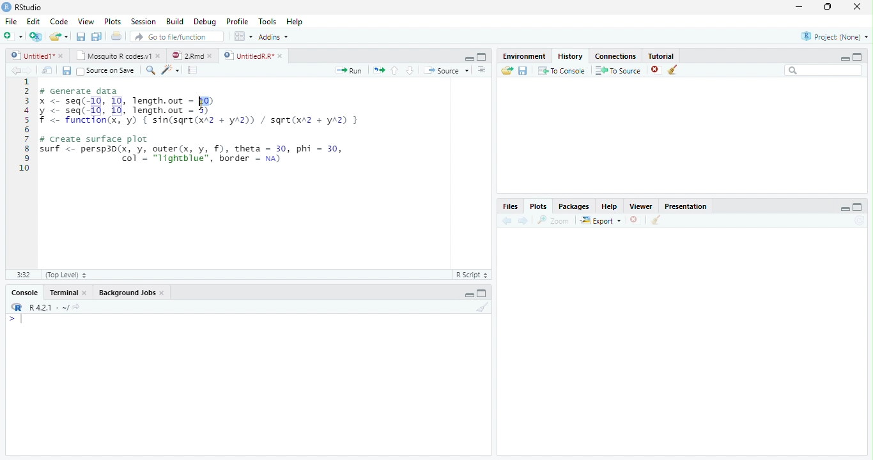 The image size is (873, 460). I want to click on Addins, so click(274, 37).